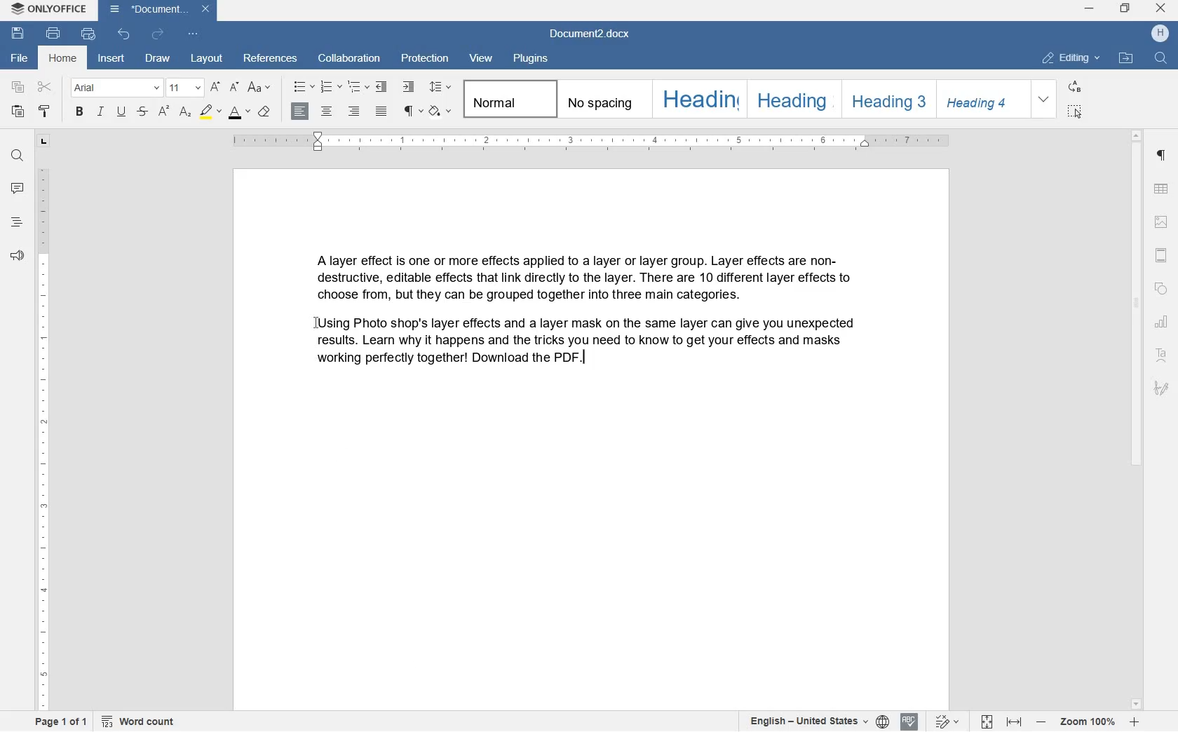  I want to click on FILE, so click(18, 57).